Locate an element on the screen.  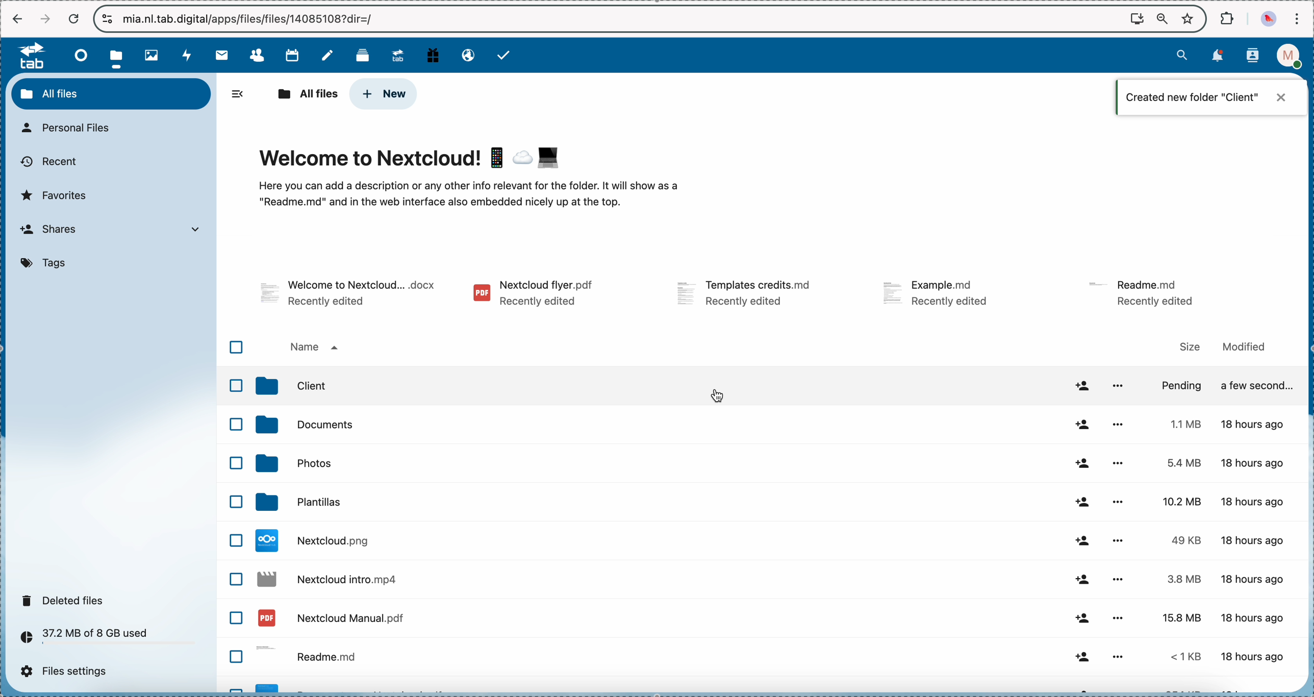
more options is located at coordinates (1117, 540).